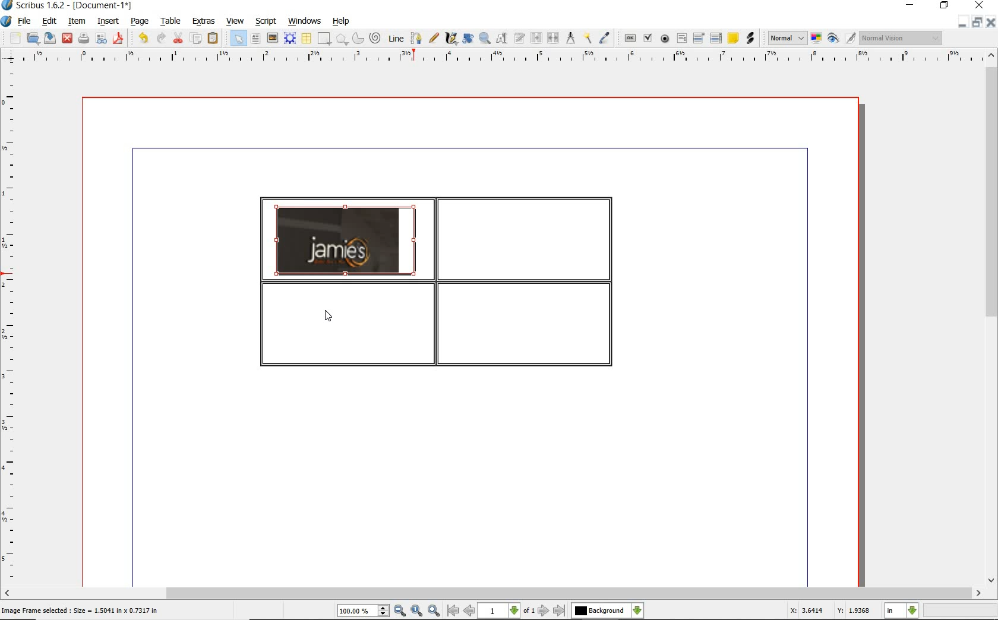 The width and height of the screenshot is (998, 620). I want to click on cursor, so click(330, 317).